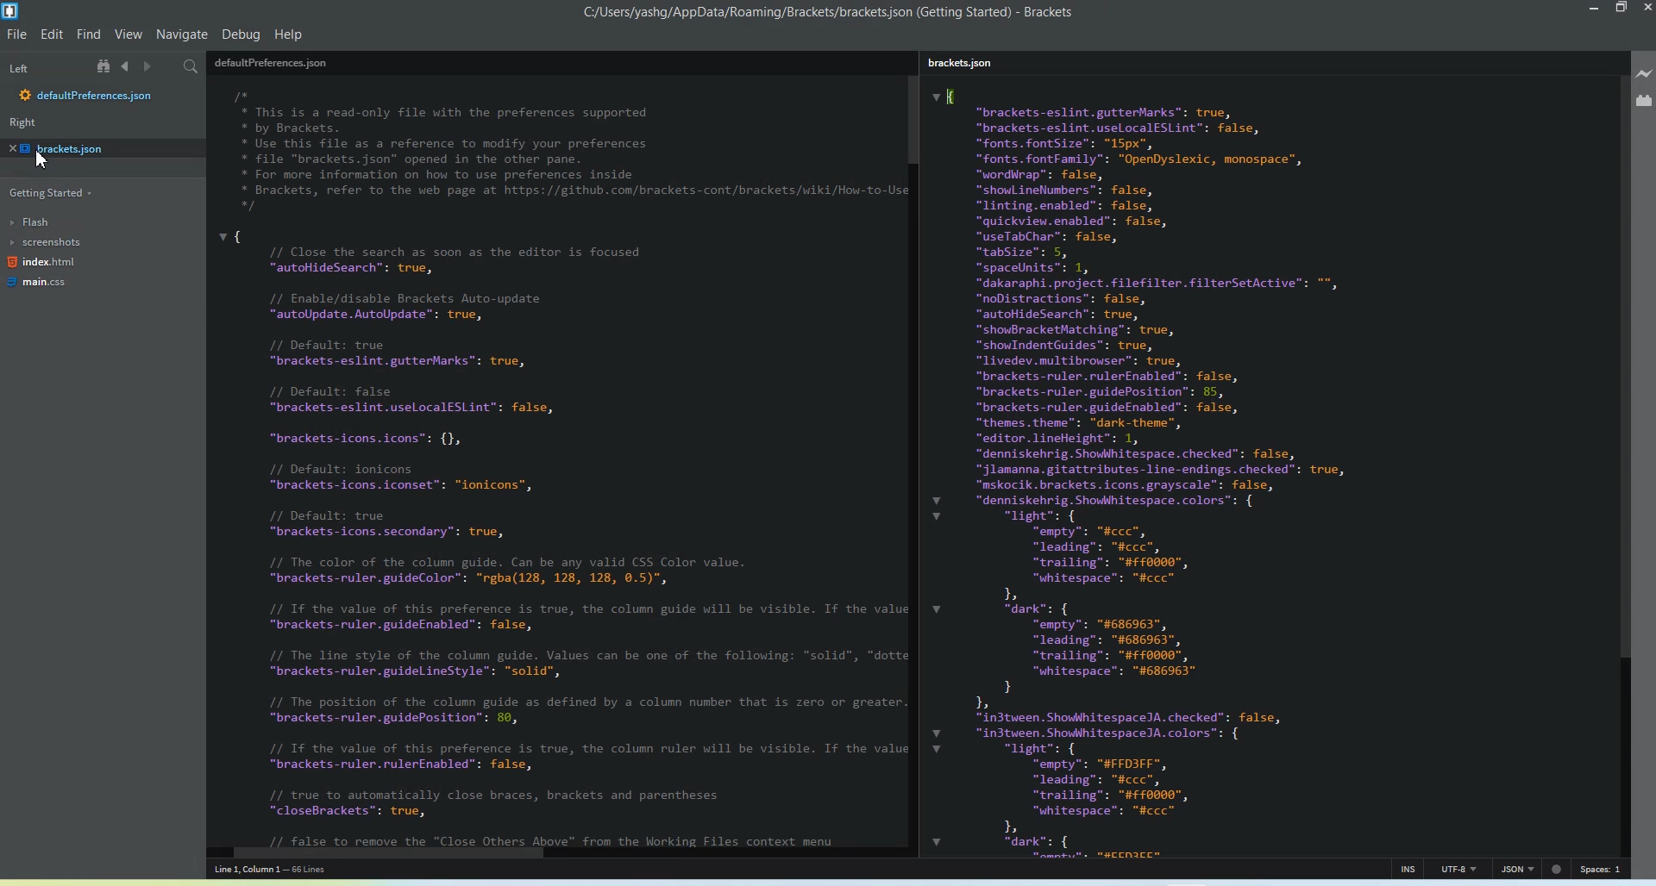 This screenshot has height=886, width=1656. Describe the element at coordinates (553, 853) in the screenshot. I see `Horizontal Scroll bar` at that location.